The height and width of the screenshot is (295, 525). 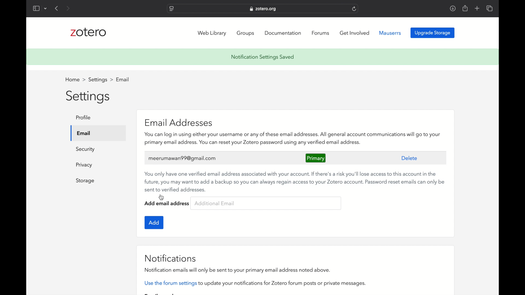 I want to click on You only have one verified email address associated with your account. If there's a risk you'll lose access to this account in the
future, you may want to add a backup so you can always regain access to your Zotero account. Password reset emails can only be
sent to verified addresses., so click(x=293, y=180).